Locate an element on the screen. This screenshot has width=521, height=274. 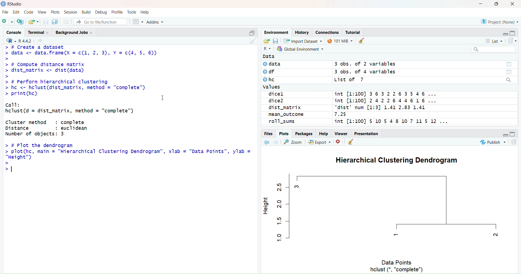
Plot is located at coordinates (387, 222).